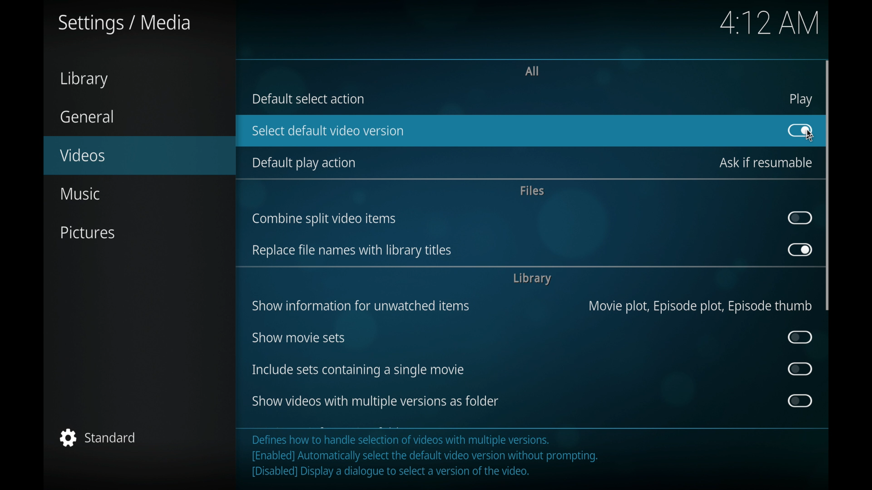 The image size is (872, 490). Describe the element at coordinates (800, 369) in the screenshot. I see `toggle button` at that location.